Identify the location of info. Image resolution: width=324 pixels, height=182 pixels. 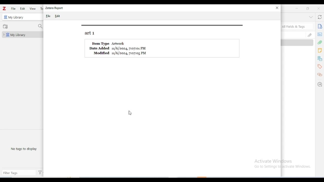
(320, 26).